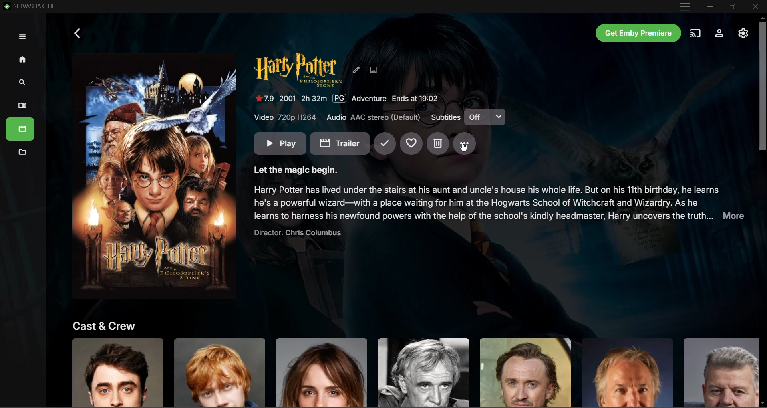 Image resolution: width=767 pixels, height=408 pixels. Describe the element at coordinates (356, 69) in the screenshot. I see `Edit Metadata` at that location.